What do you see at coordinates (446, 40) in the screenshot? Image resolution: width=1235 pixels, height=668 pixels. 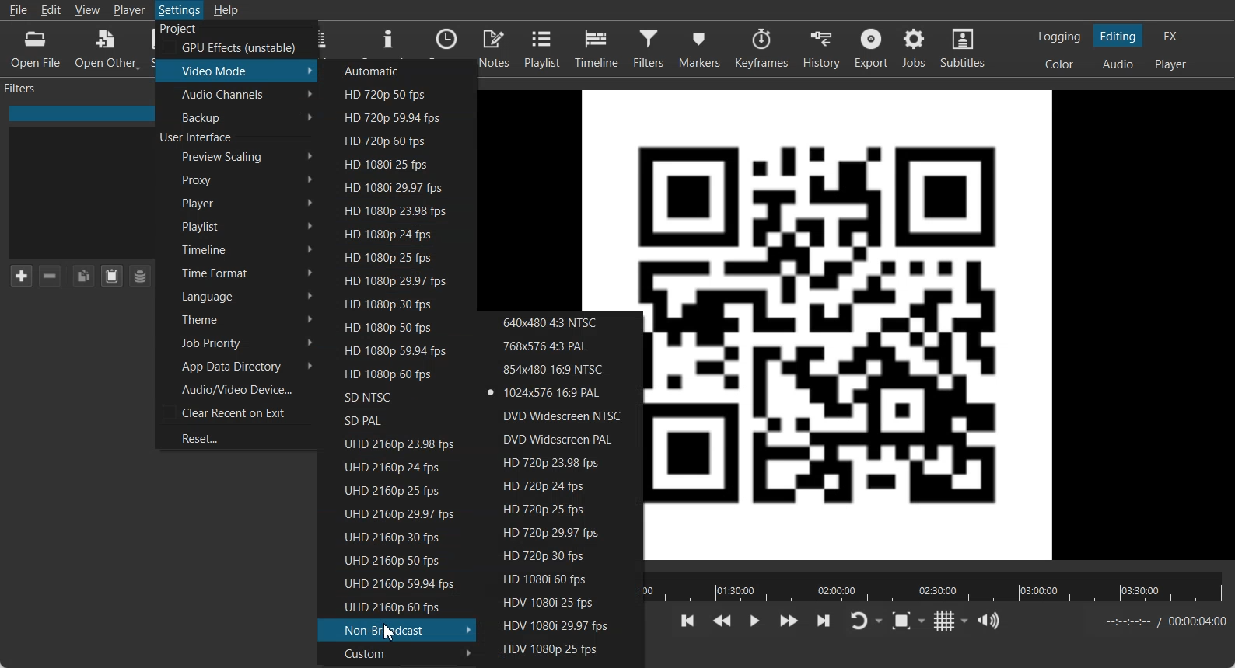 I see `Recent` at bounding box center [446, 40].